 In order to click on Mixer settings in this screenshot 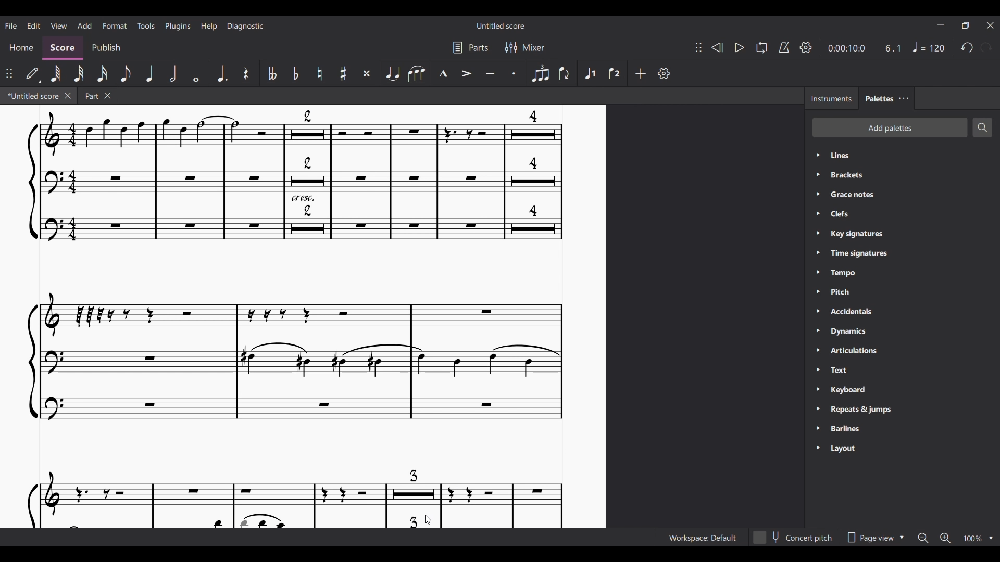, I will do `click(524, 47)`.